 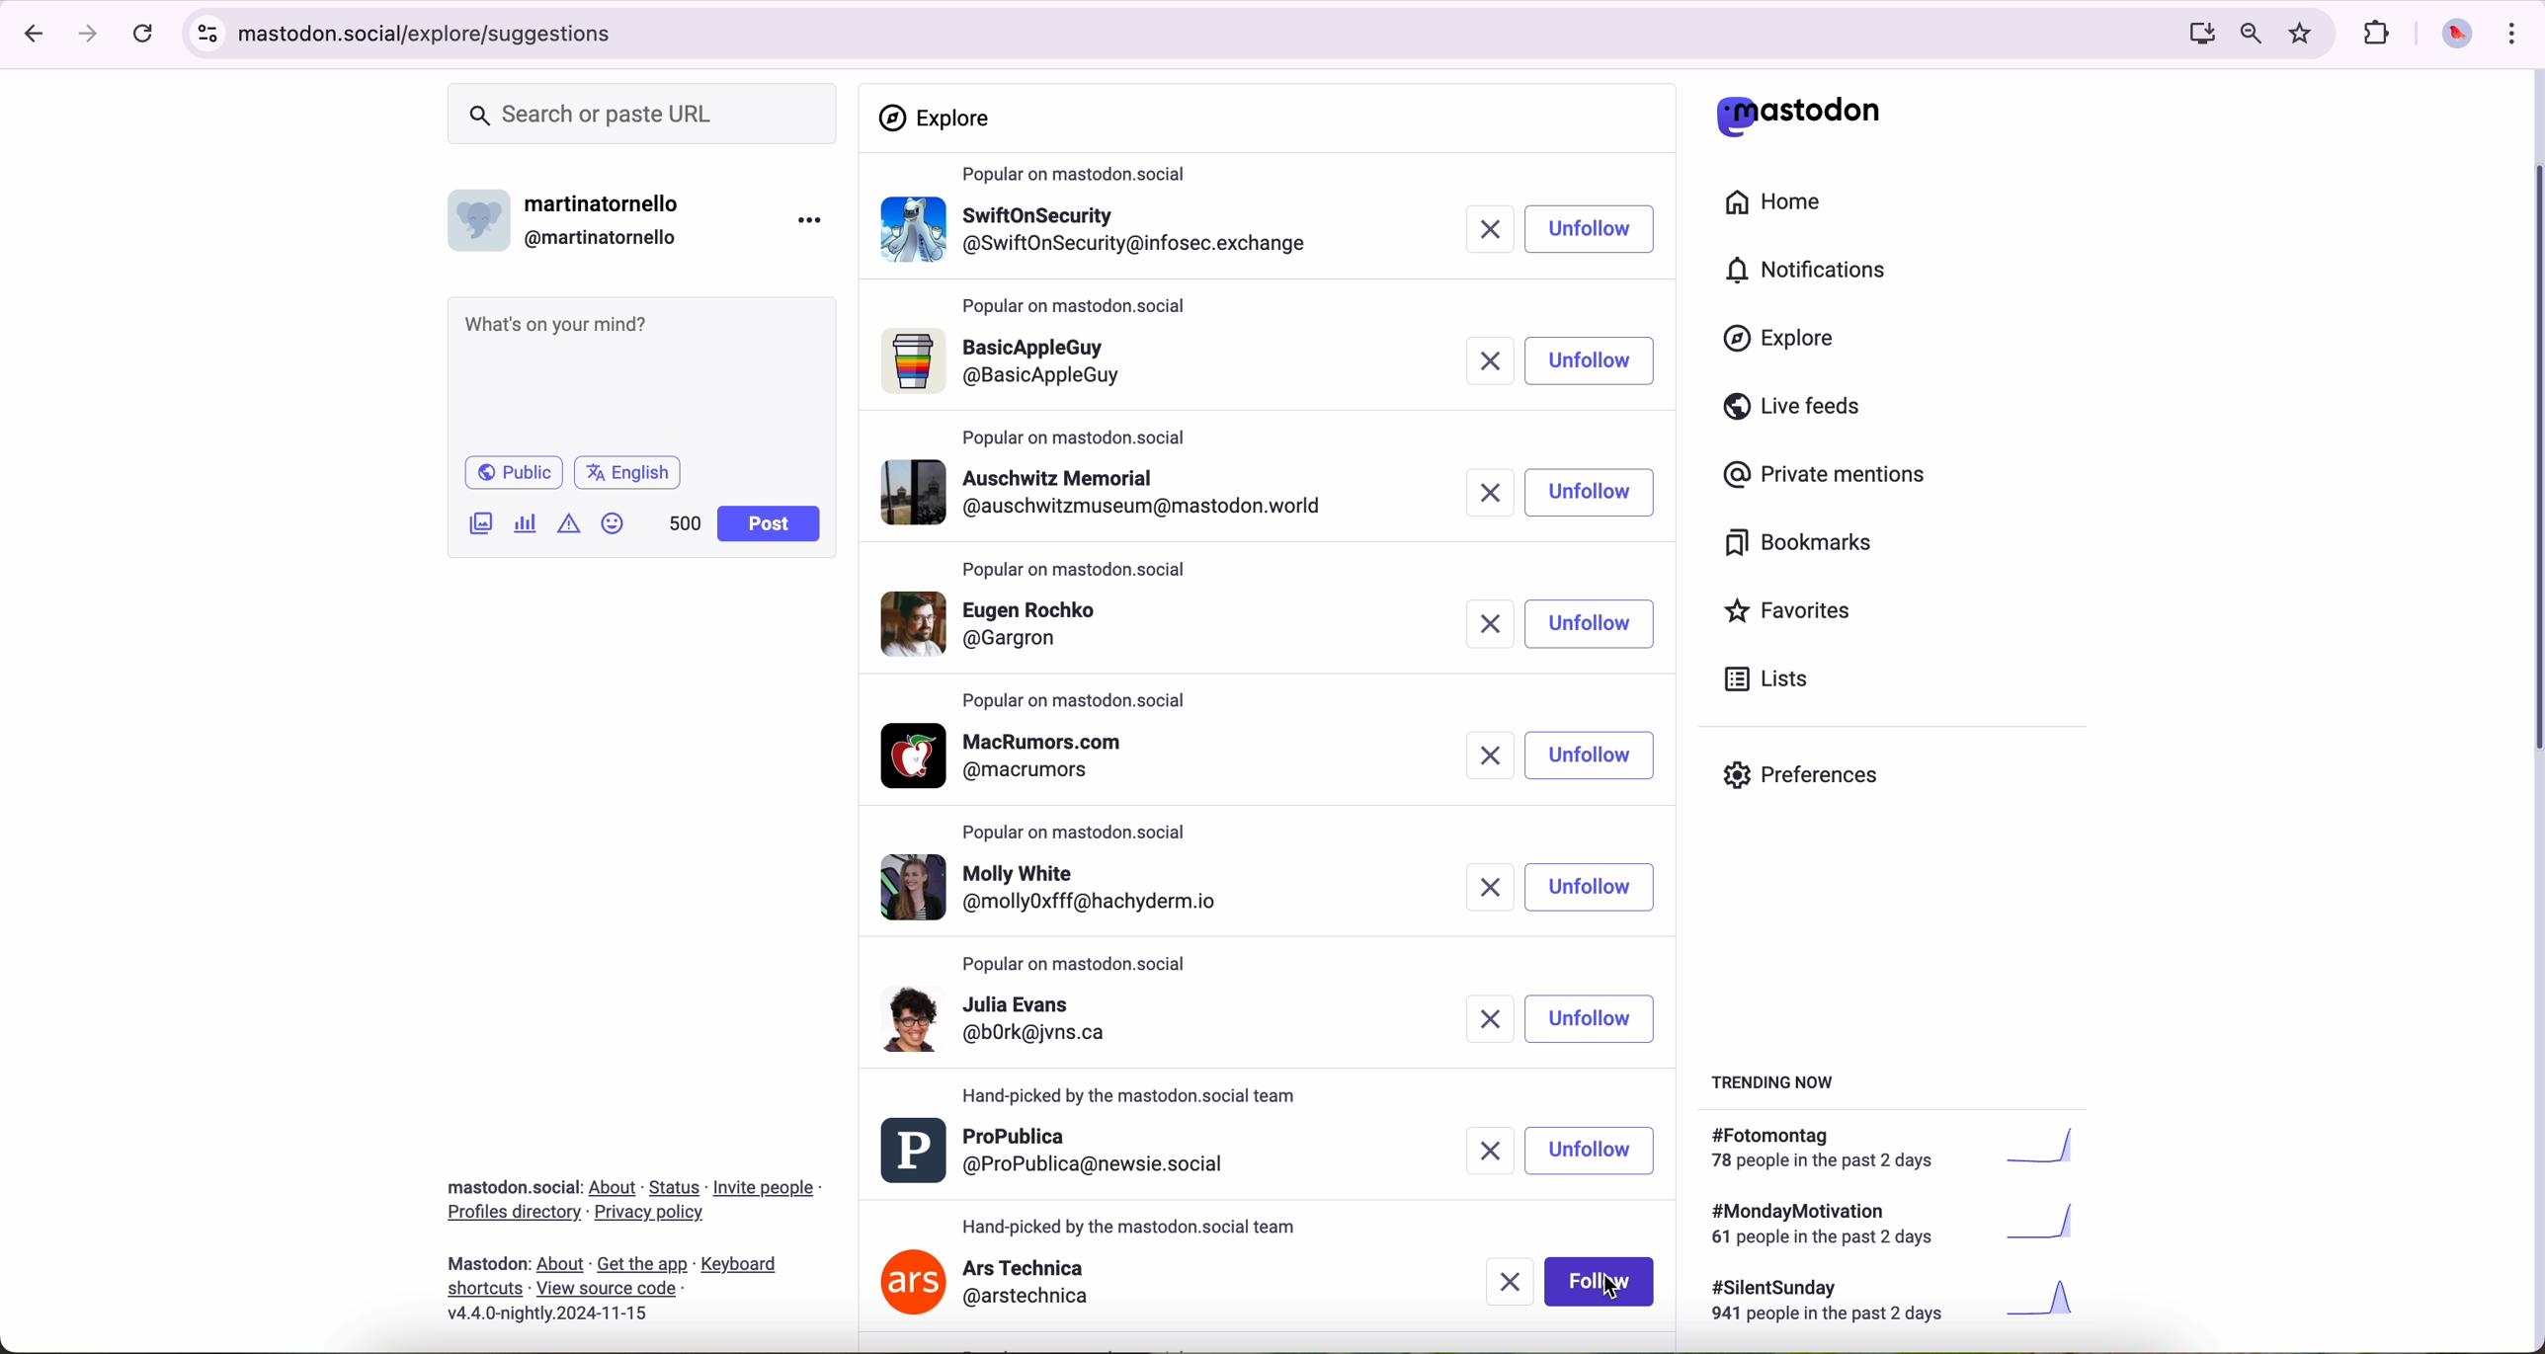 What do you see at coordinates (144, 35) in the screenshot?
I see `refresh page` at bounding box center [144, 35].